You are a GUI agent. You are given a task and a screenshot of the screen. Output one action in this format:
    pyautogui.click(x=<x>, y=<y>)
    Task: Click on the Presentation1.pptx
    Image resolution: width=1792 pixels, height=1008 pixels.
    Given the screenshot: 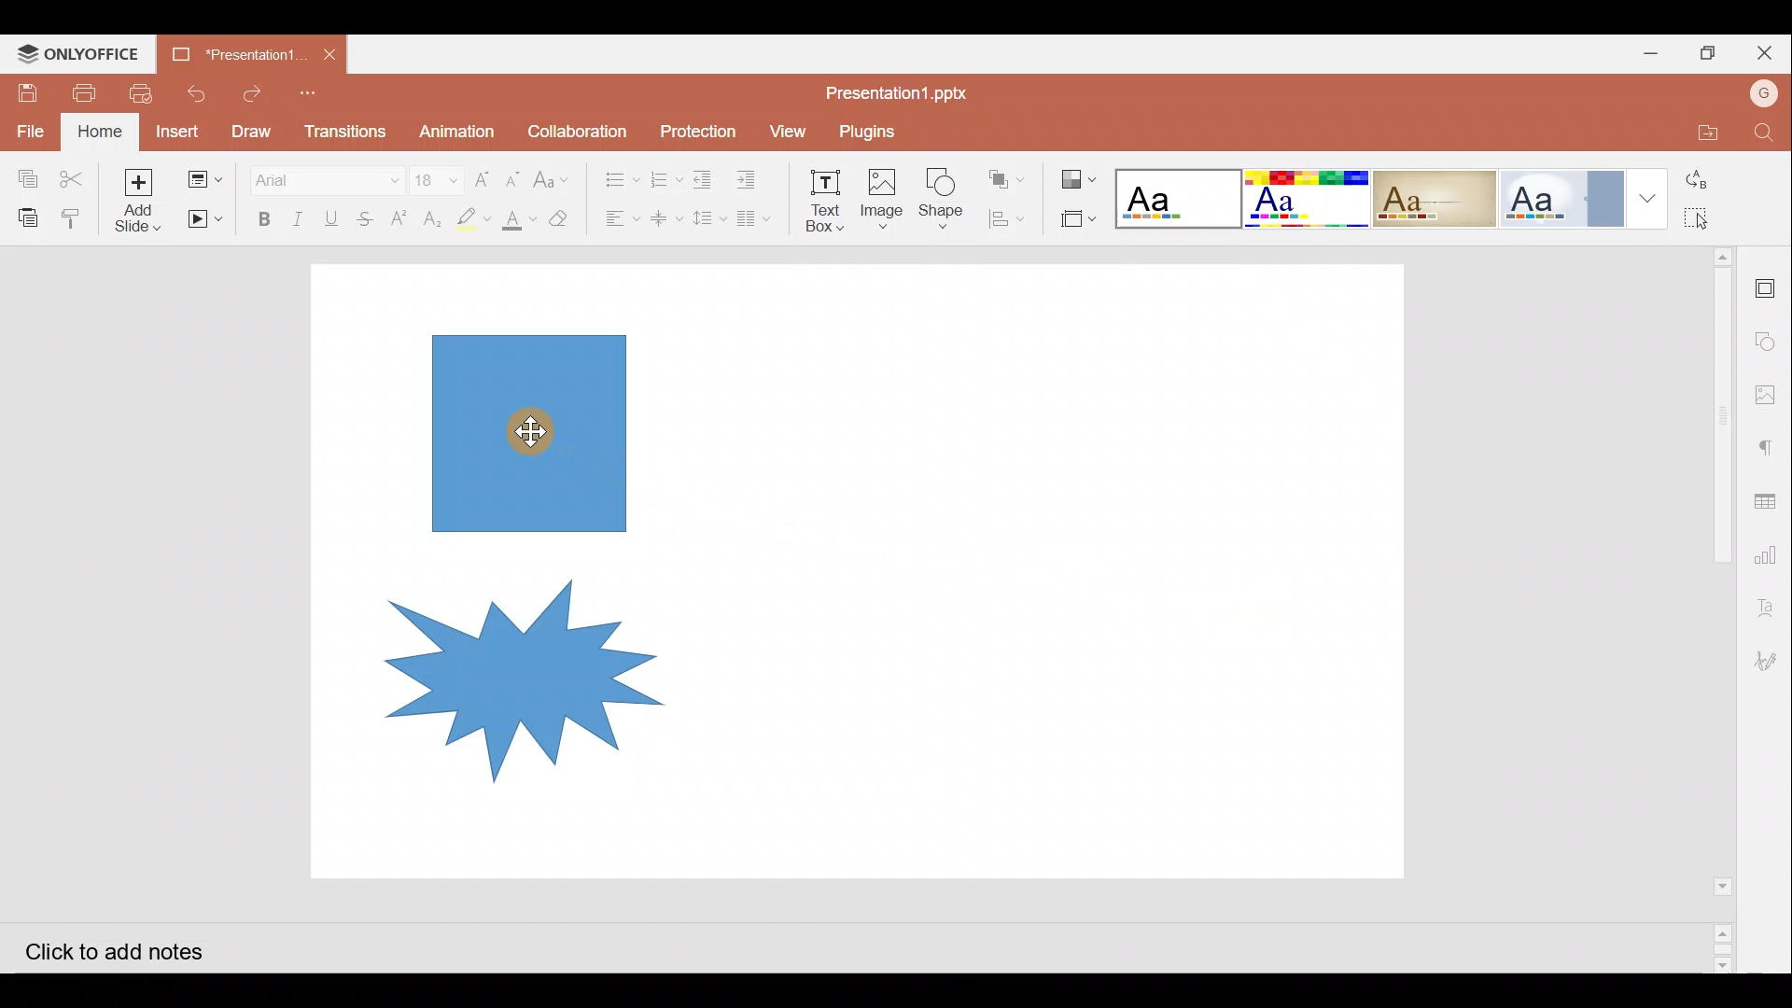 What is the action you would take?
    pyautogui.click(x=902, y=90)
    